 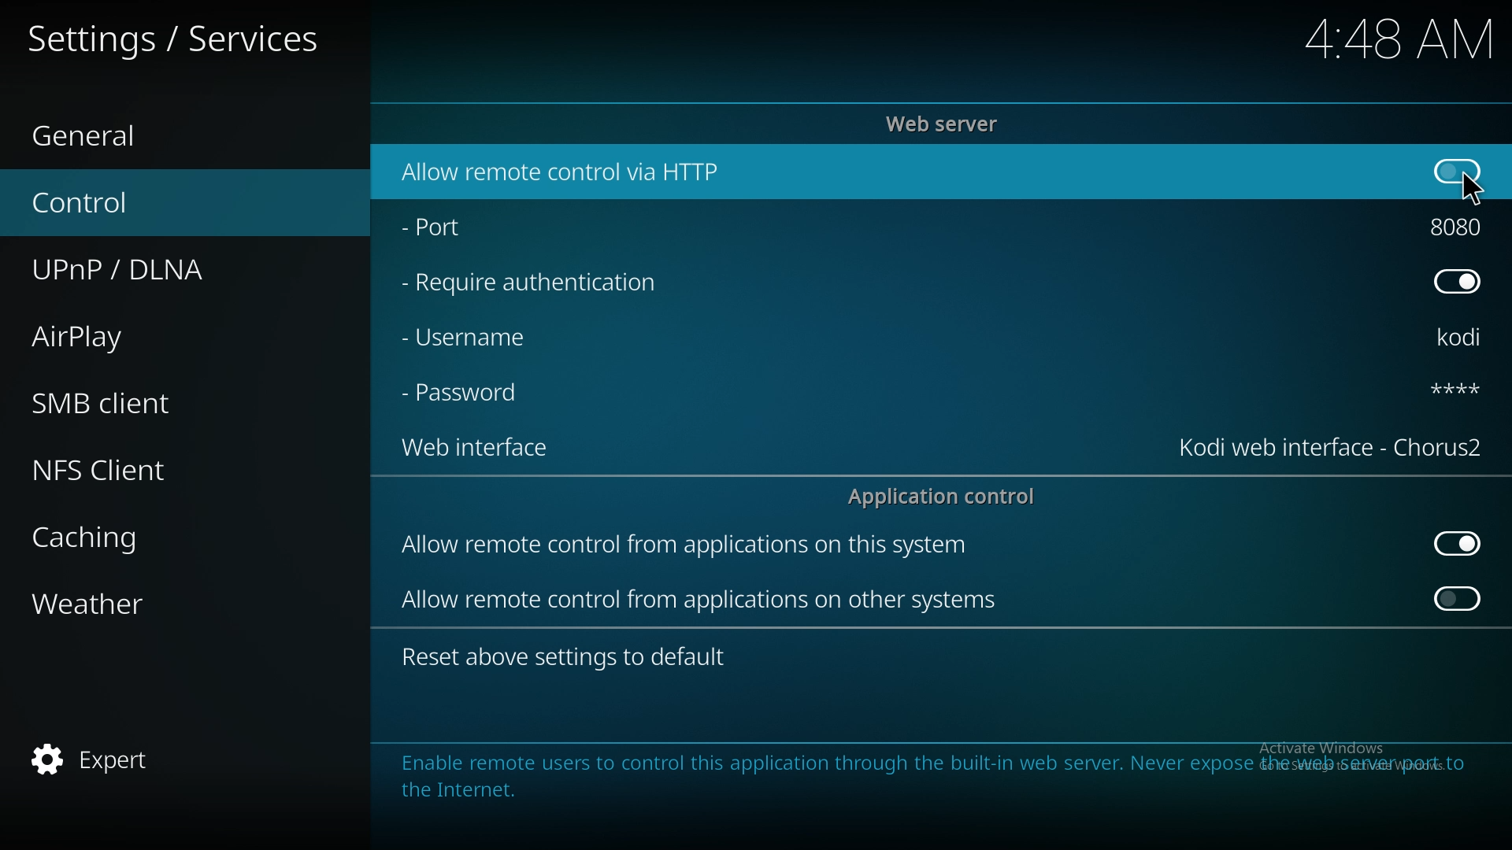 What do you see at coordinates (126, 465) in the screenshot?
I see `nfs client` at bounding box center [126, 465].